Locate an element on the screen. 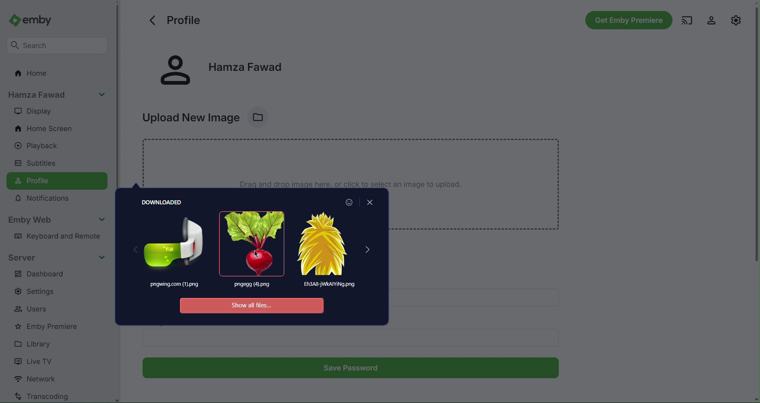  Playback is located at coordinates (41, 147).